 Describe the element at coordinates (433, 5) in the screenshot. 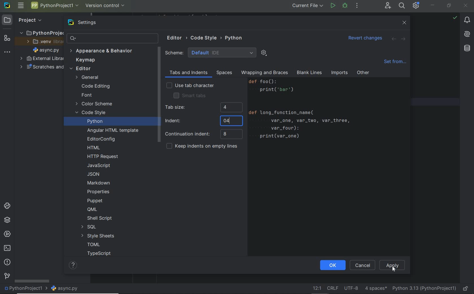

I see `minimize` at that location.